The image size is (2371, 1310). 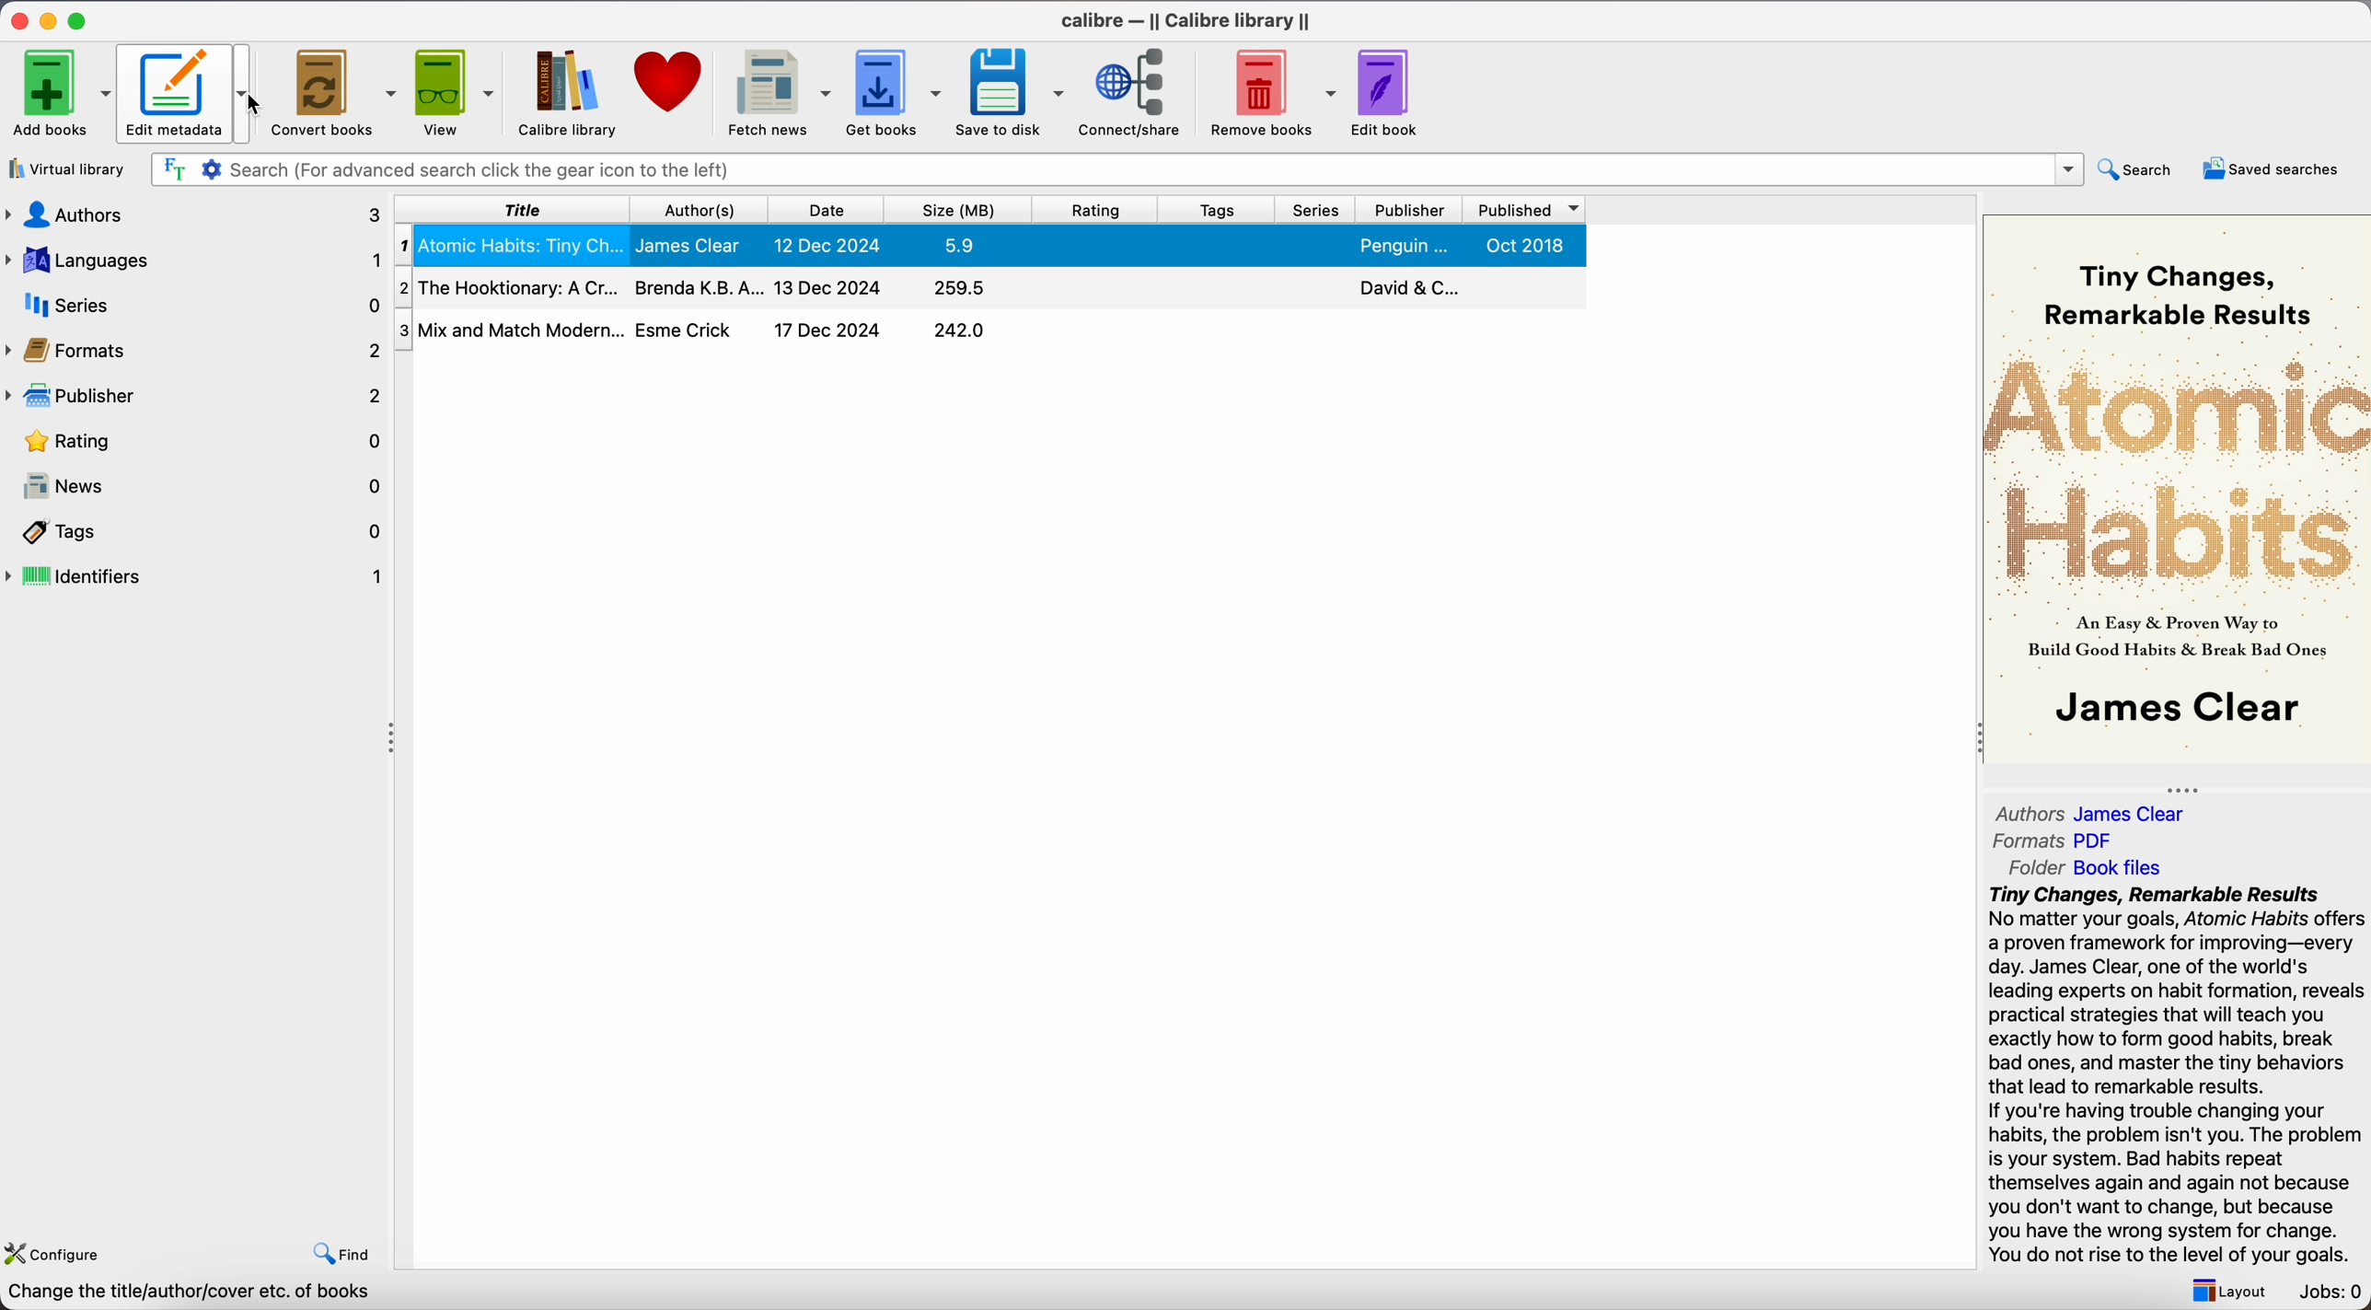 What do you see at coordinates (52, 21) in the screenshot?
I see `minimize app` at bounding box center [52, 21].